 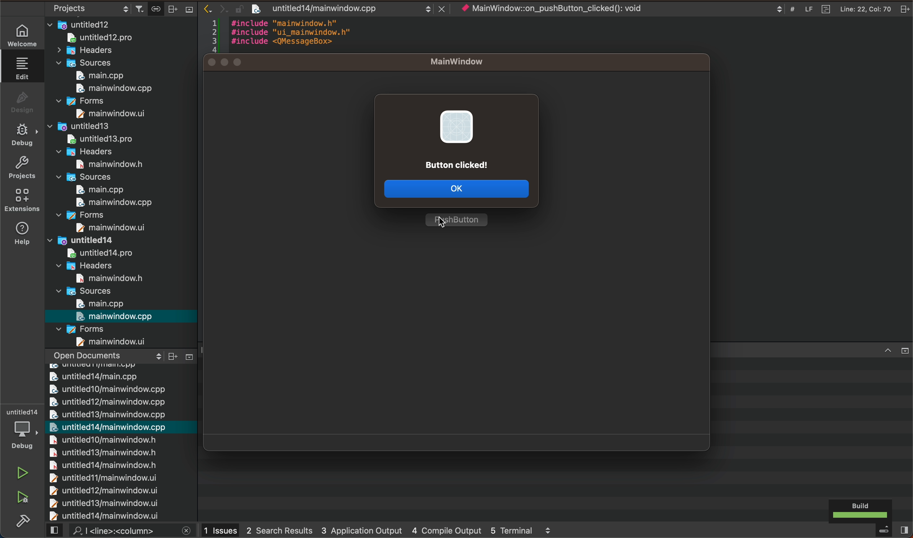 I want to click on projects, so click(x=21, y=167).